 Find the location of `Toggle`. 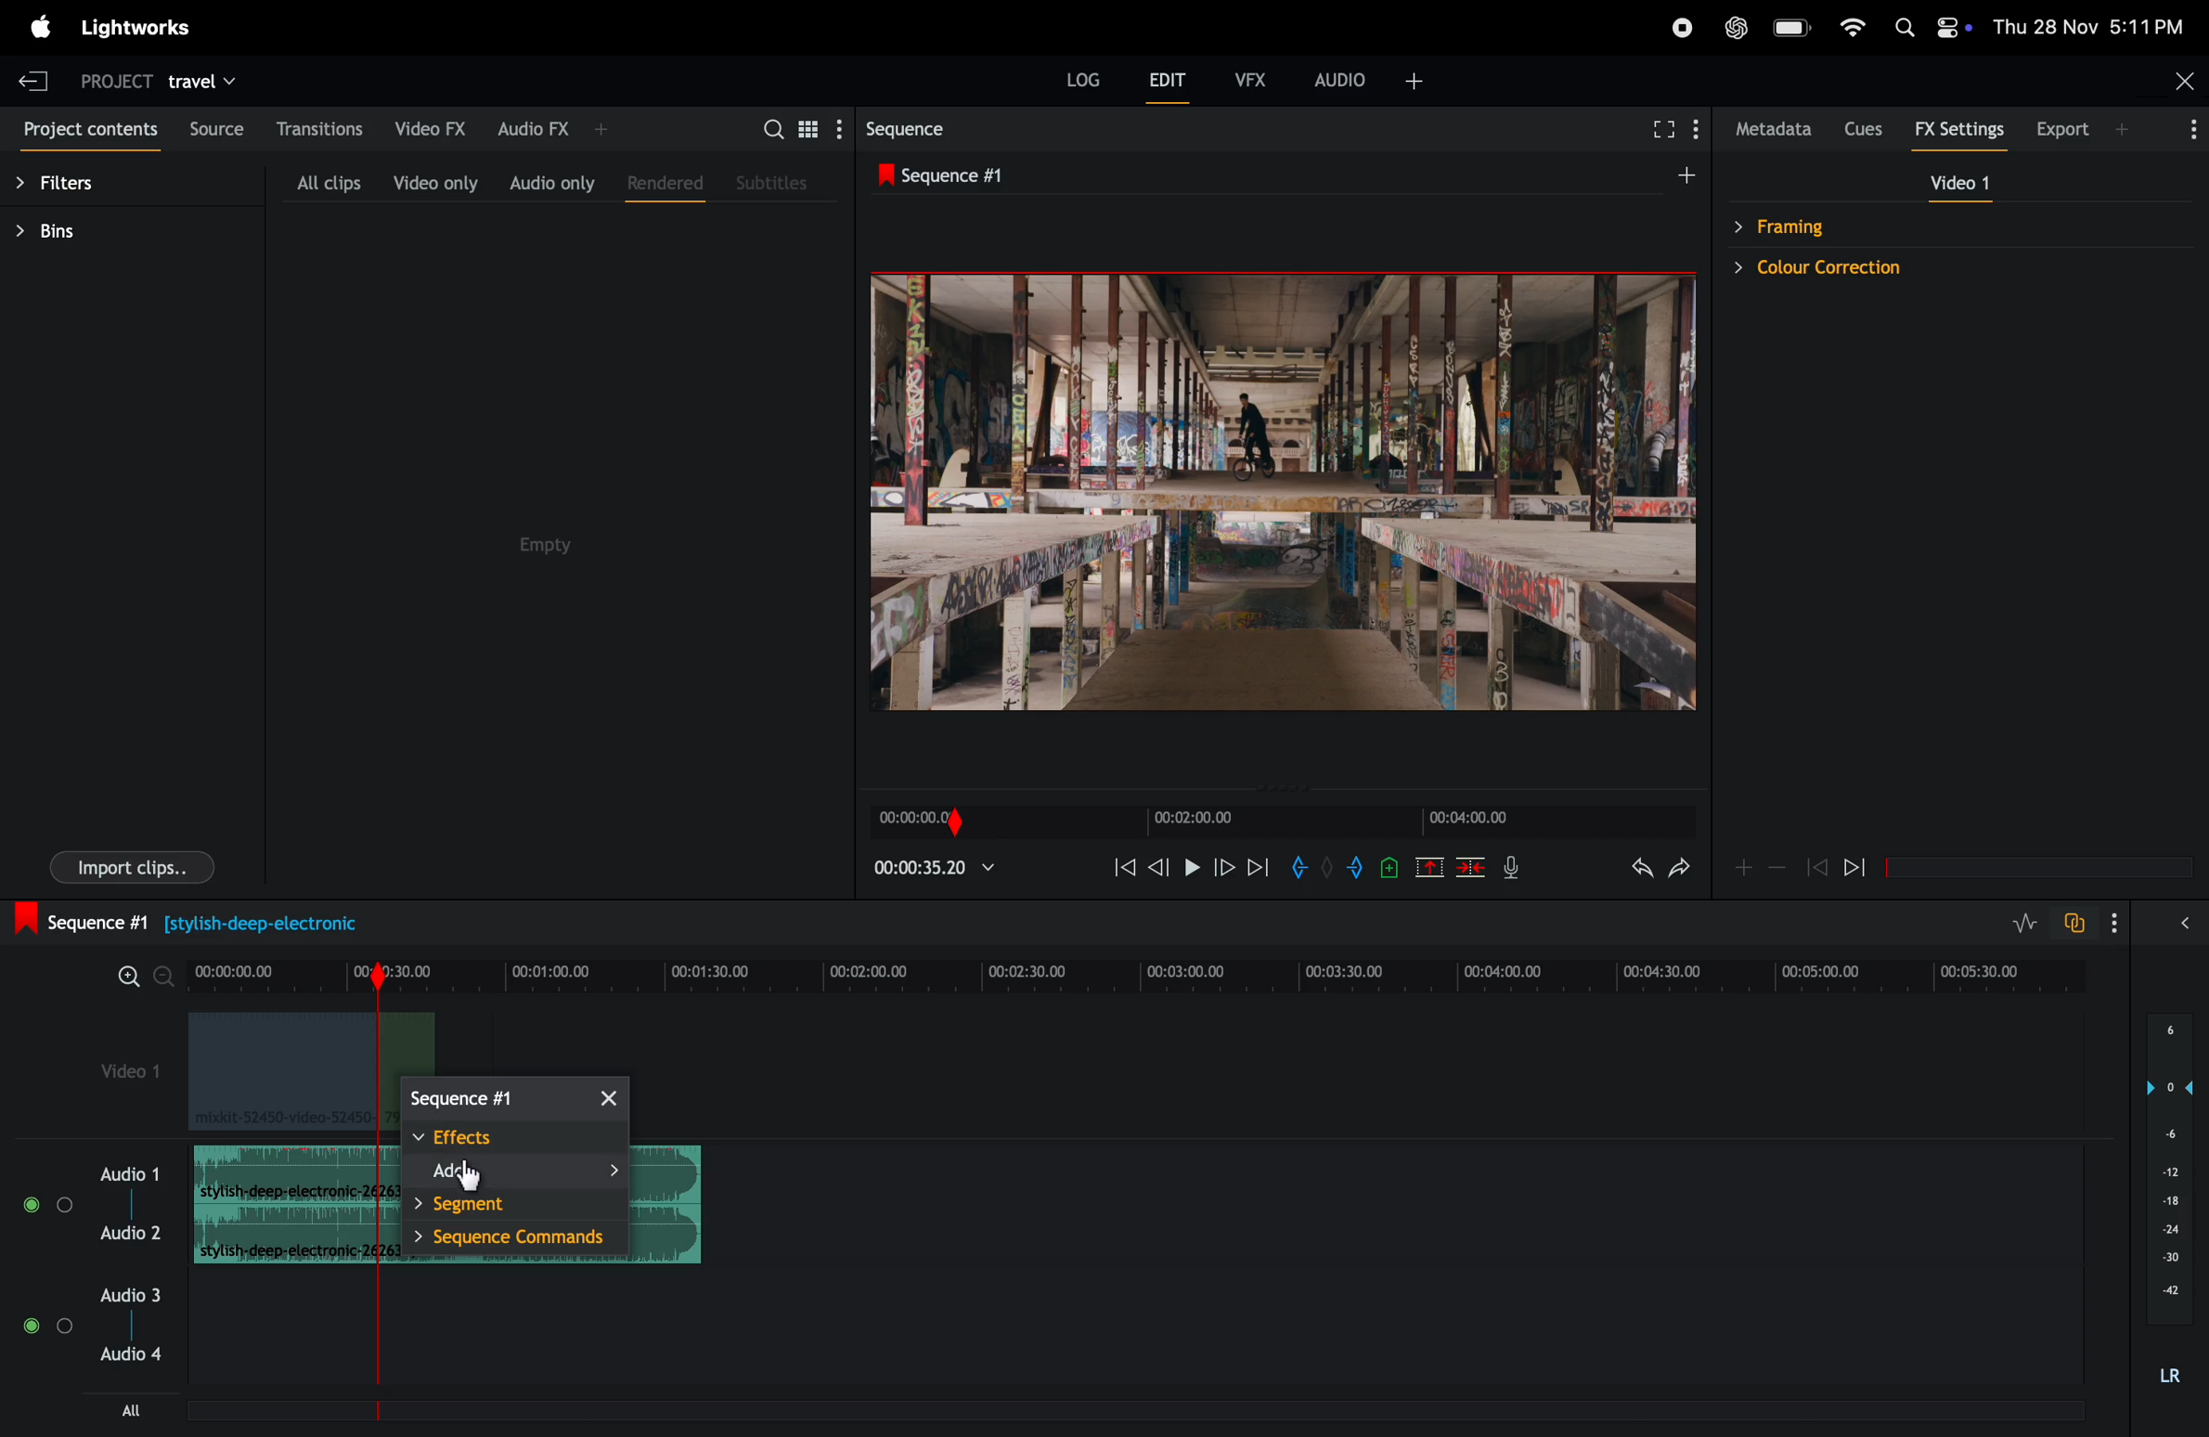

Toggle is located at coordinates (67, 1203).